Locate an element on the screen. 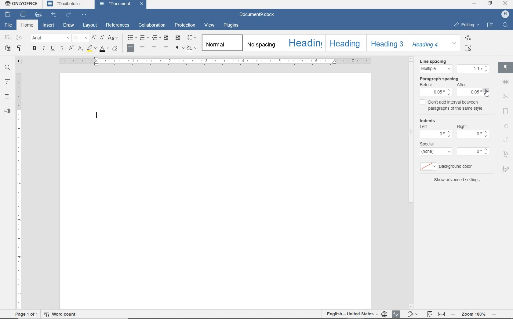 The height and width of the screenshot is (319, 513). Daxibotulin... is located at coordinates (69, 4).